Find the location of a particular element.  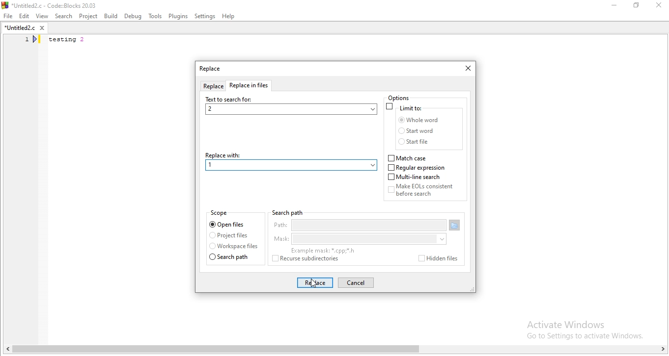

multi-line search is located at coordinates (416, 178).